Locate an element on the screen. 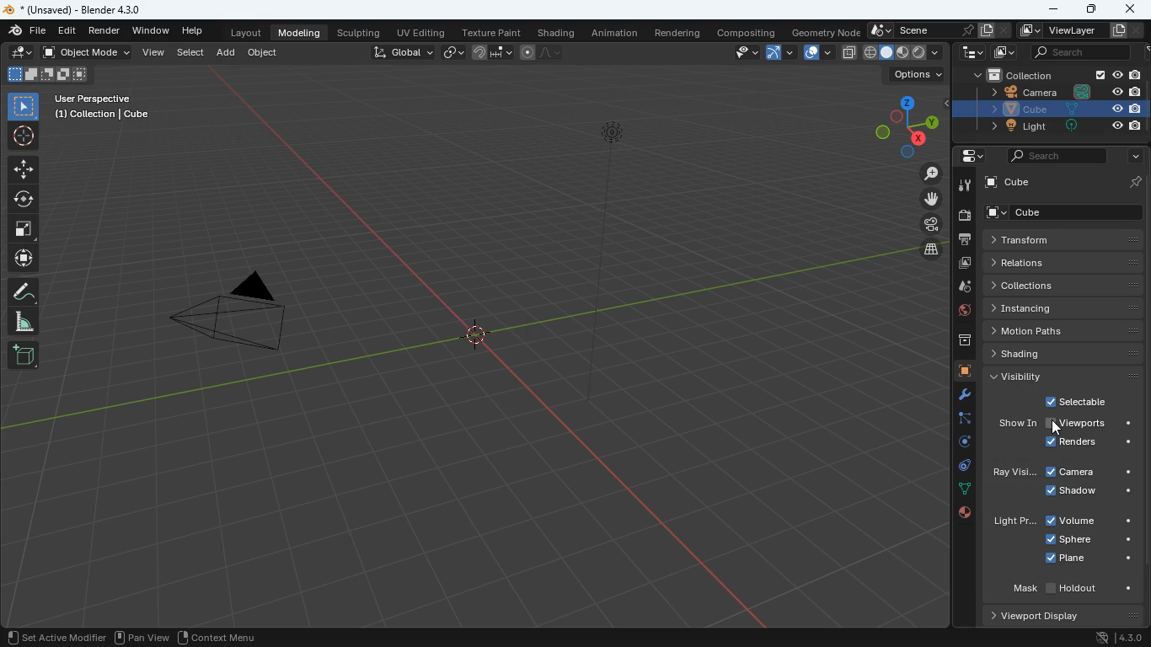  tools is located at coordinates (958, 396).